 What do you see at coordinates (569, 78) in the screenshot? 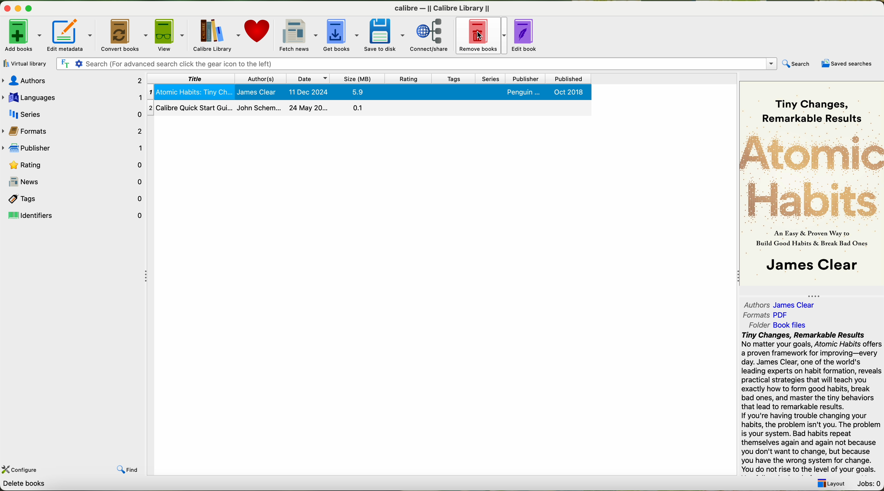
I see `published` at bounding box center [569, 78].